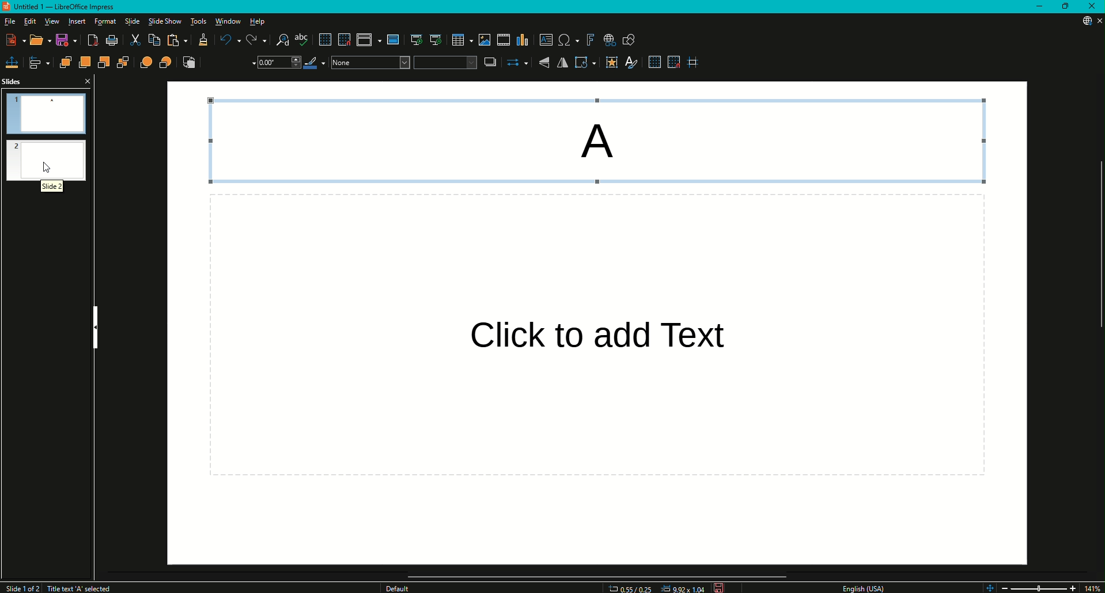 The image size is (1105, 593). Describe the element at coordinates (20, 586) in the screenshot. I see `Slide 1 of 2` at that location.